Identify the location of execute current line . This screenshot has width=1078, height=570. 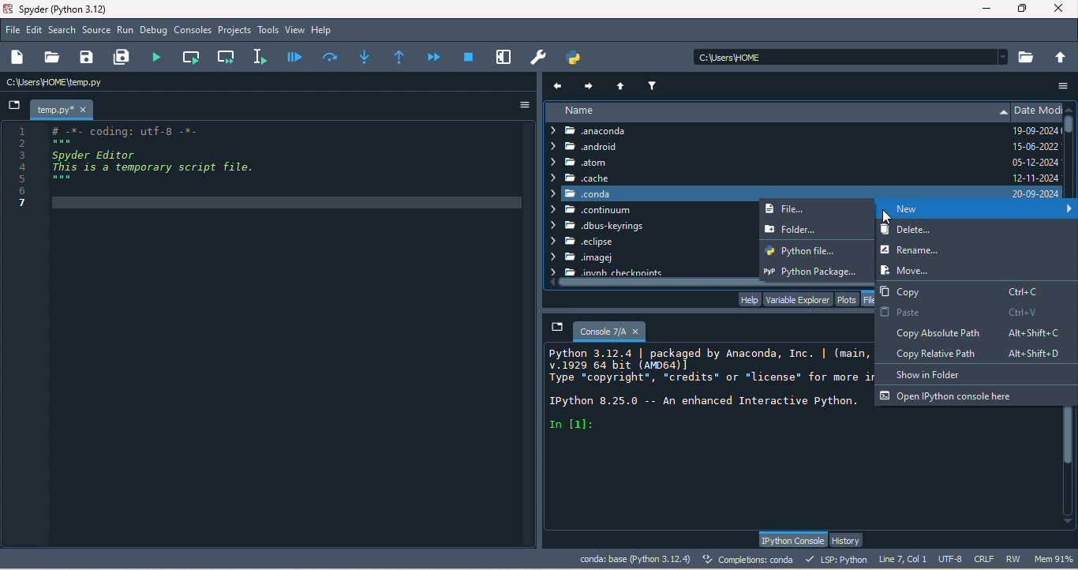
(331, 56).